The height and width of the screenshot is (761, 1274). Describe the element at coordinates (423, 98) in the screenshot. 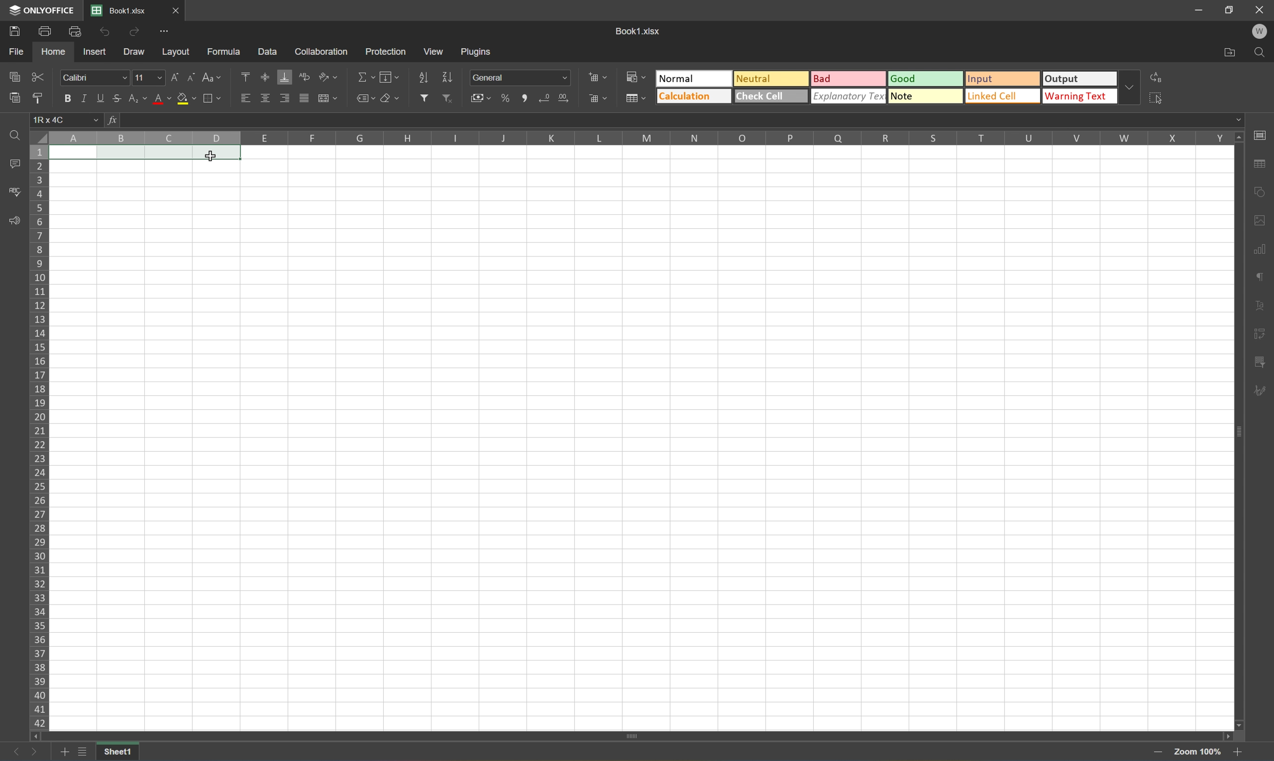

I see `Filter` at that location.